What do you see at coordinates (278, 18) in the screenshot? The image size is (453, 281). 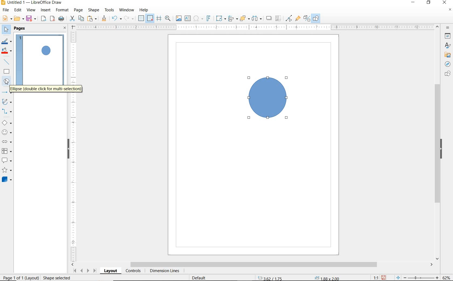 I see `CROP IMAGE` at bounding box center [278, 18].